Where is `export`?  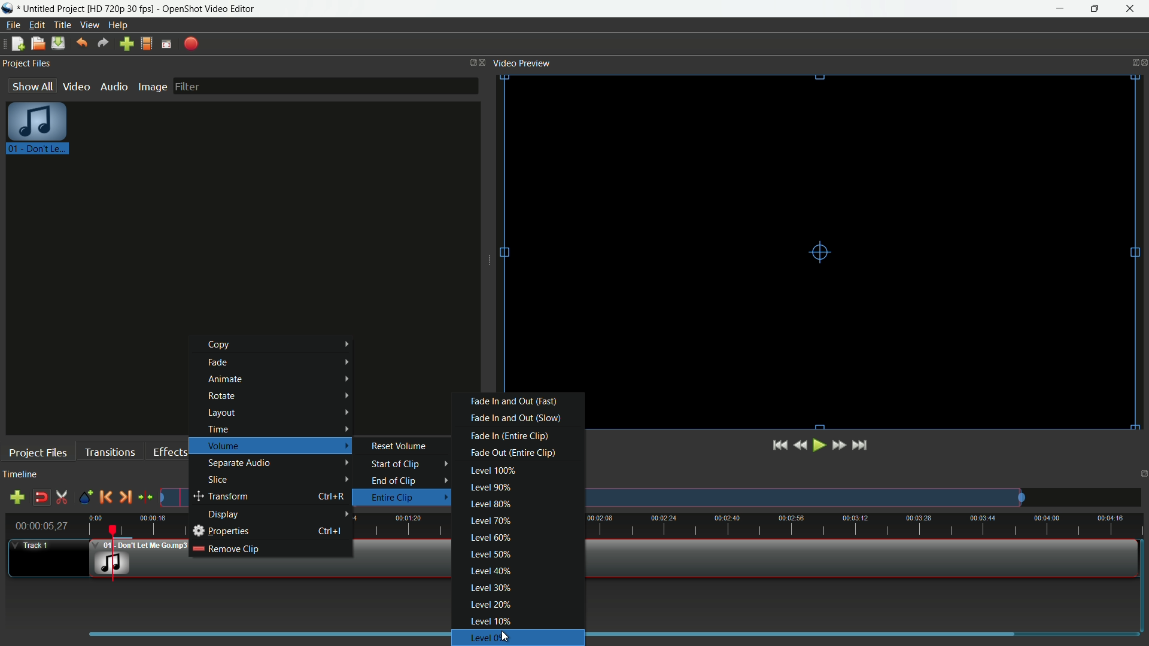 export is located at coordinates (191, 44).